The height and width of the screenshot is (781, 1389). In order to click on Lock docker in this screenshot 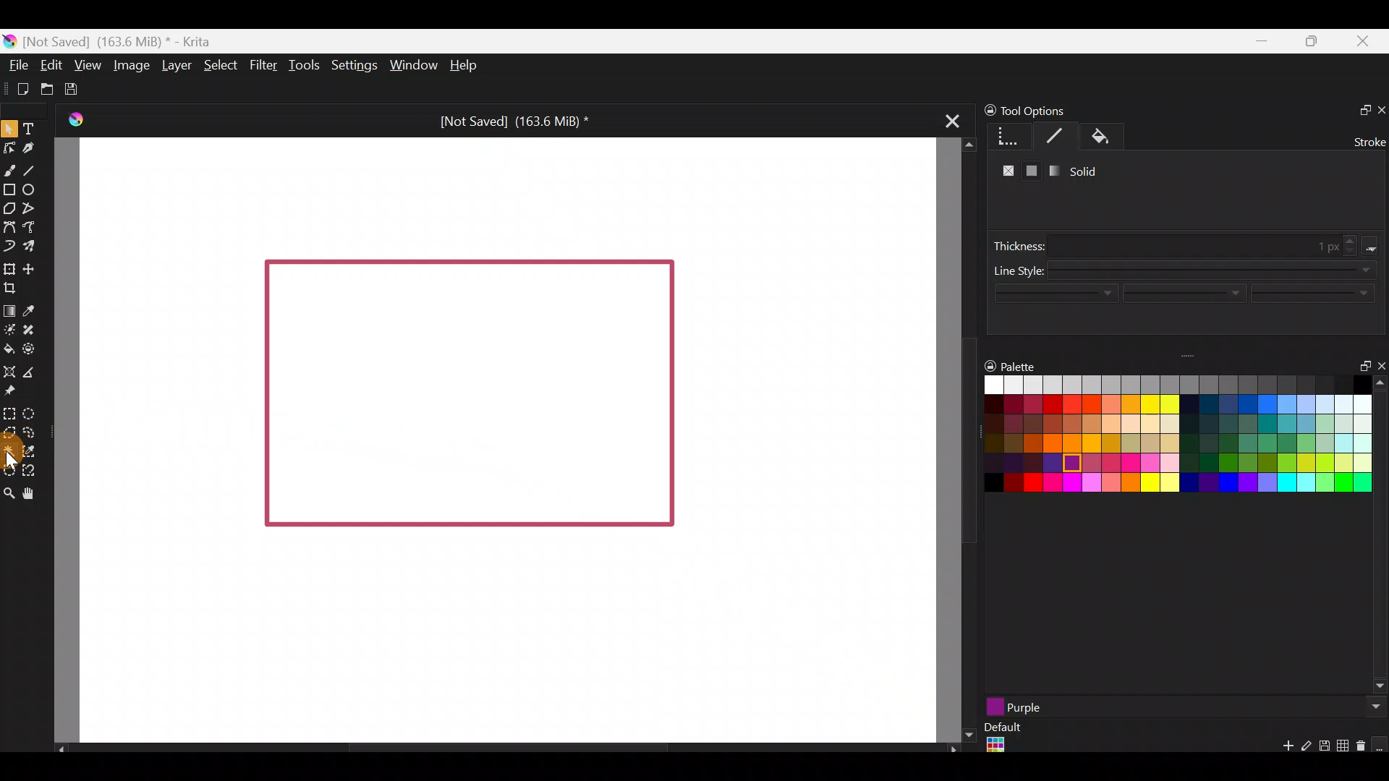, I will do `click(982, 111)`.